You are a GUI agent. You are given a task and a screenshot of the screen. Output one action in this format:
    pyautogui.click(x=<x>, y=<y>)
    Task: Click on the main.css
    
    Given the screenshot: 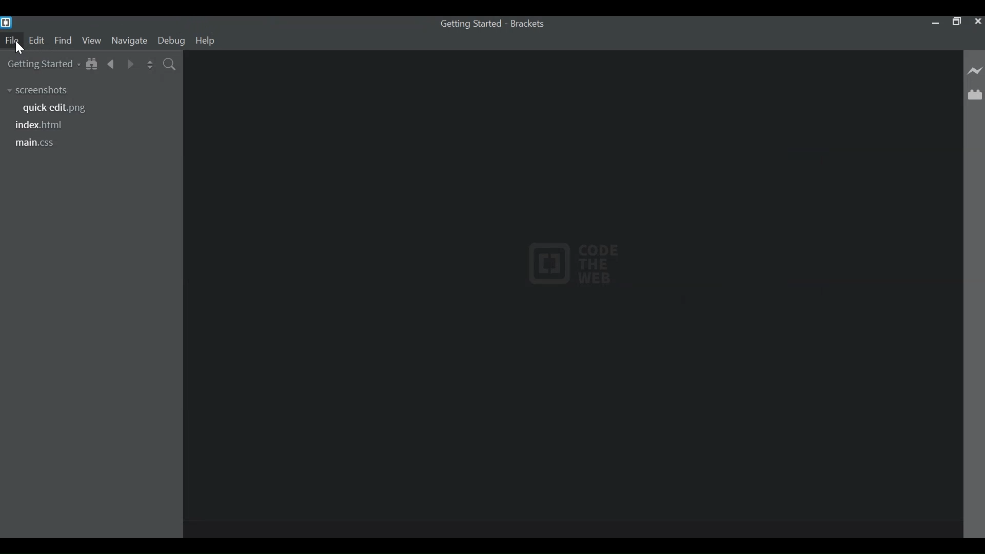 What is the action you would take?
    pyautogui.click(x=35, y=143)
    